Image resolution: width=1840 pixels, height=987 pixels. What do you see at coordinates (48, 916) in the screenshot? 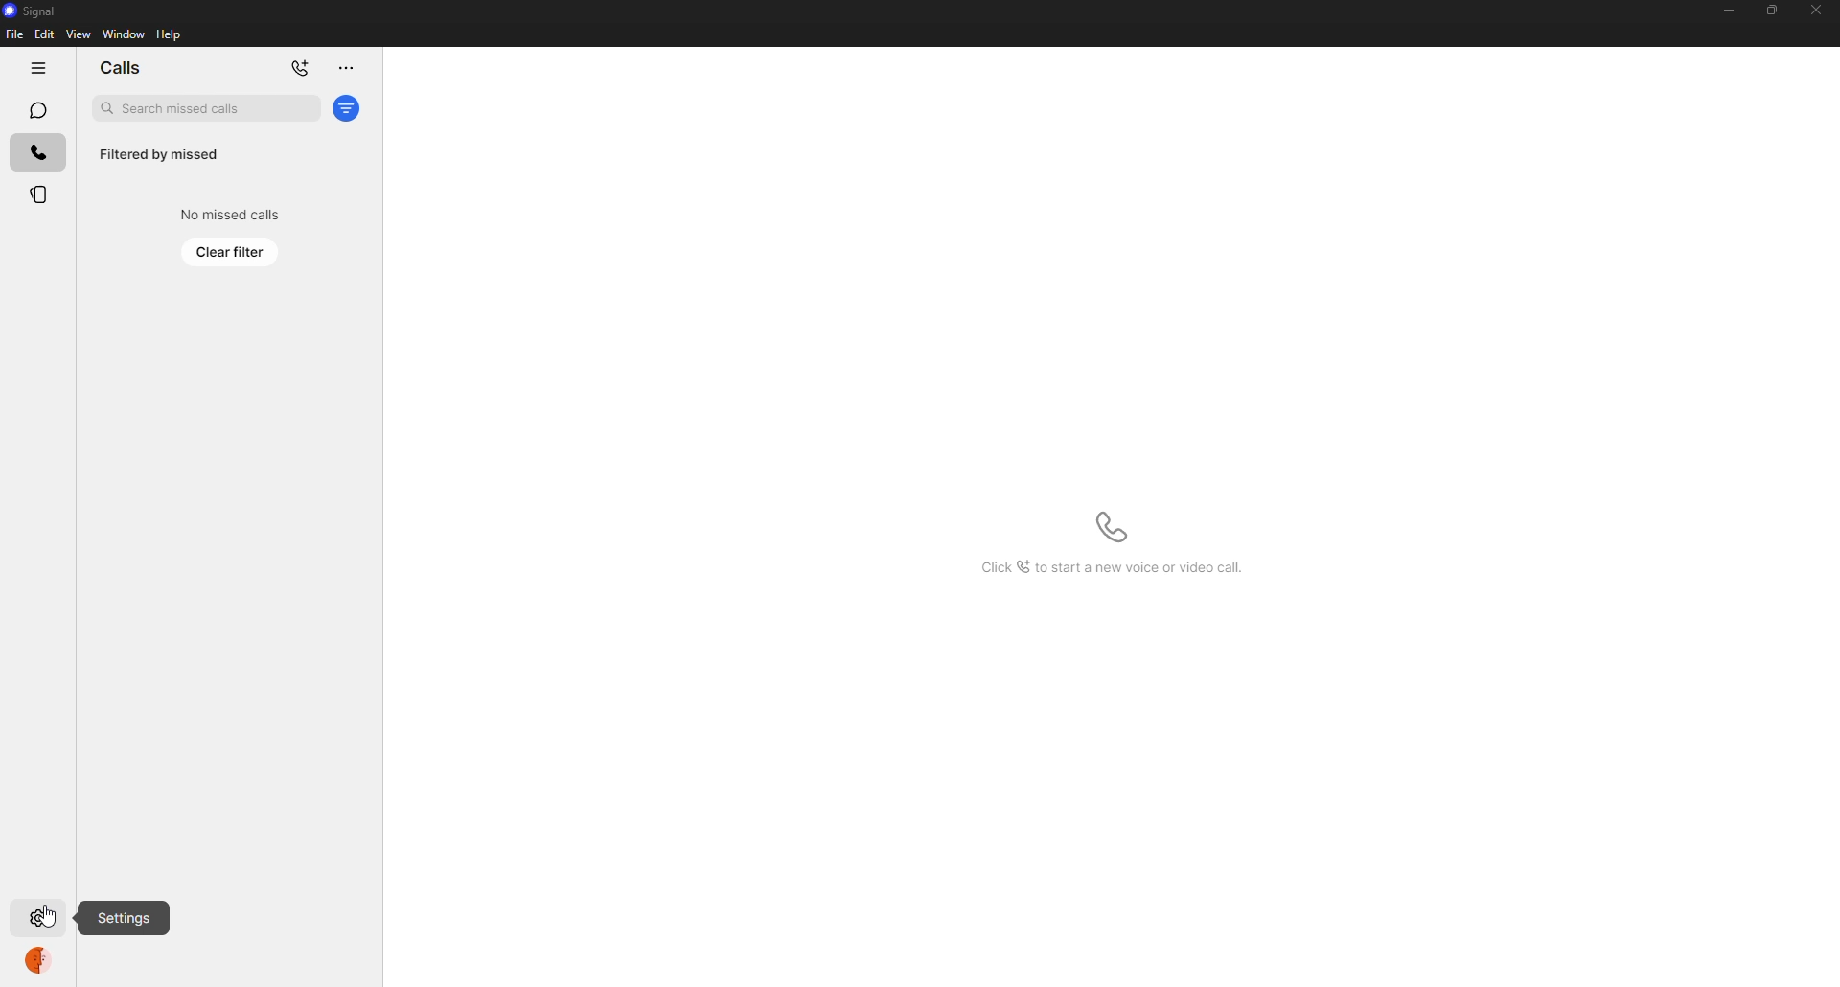
I see `cursor` at bounding box center [48, 916].